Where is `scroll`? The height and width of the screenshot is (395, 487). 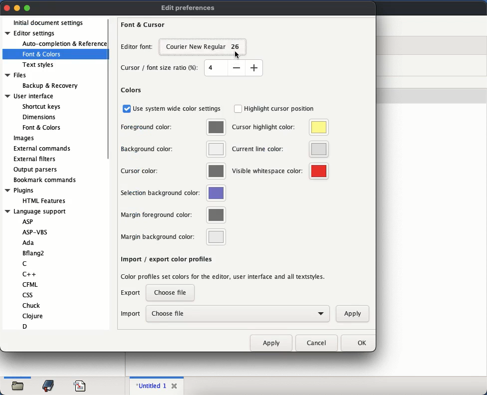
scroll is located at coordinates (110, 90).